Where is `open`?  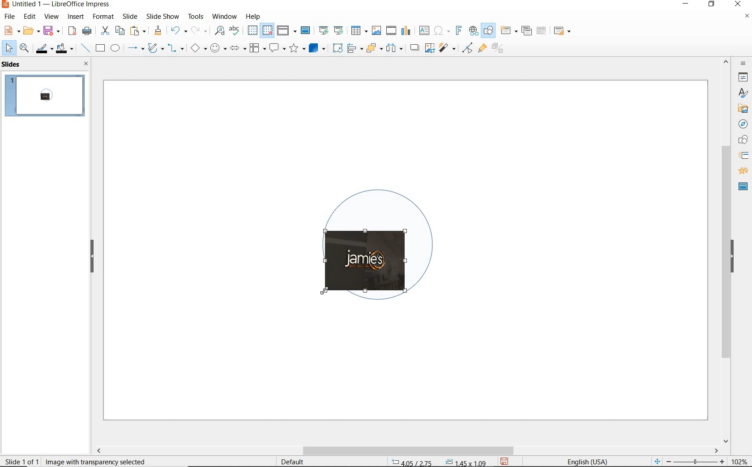
open is located at coordinates (30, 31).